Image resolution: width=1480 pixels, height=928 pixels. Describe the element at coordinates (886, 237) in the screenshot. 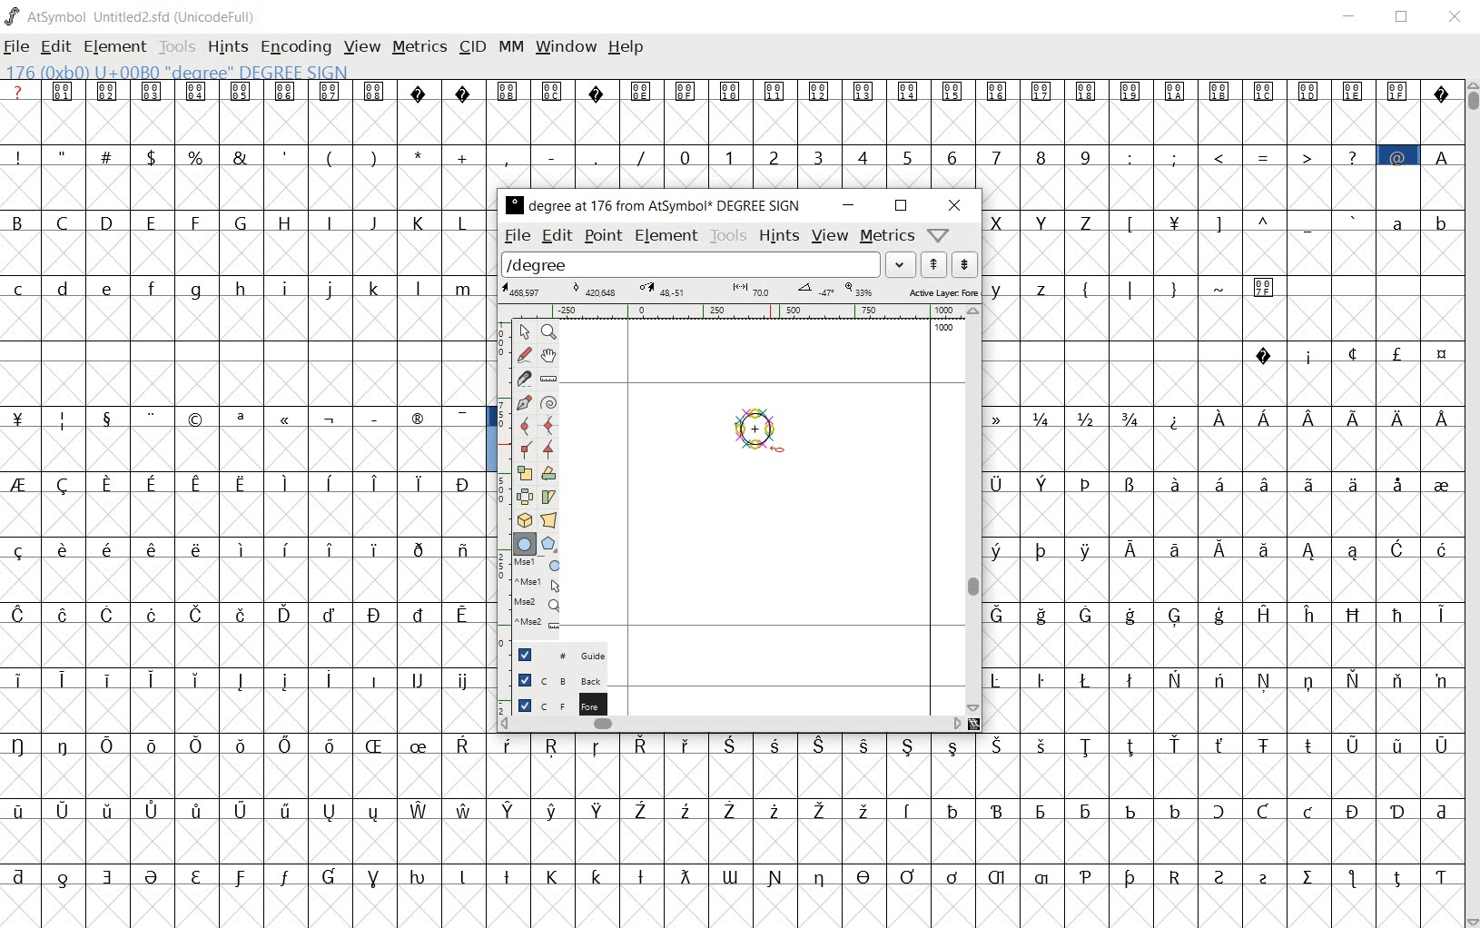

I see `metrics` at that location.